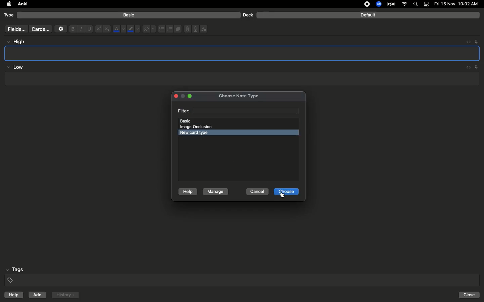 The width and height of the screenshot is (484, 302). What do you see at coordinates (238, 120) in the screenshot?
I see `Basic ` at bounding box center [238, 120].